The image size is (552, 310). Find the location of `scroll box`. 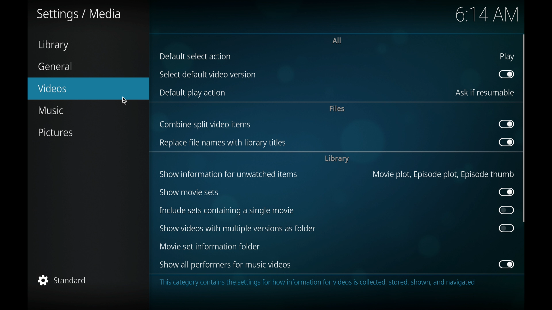

scroll box is located at coordinates (524, 128).